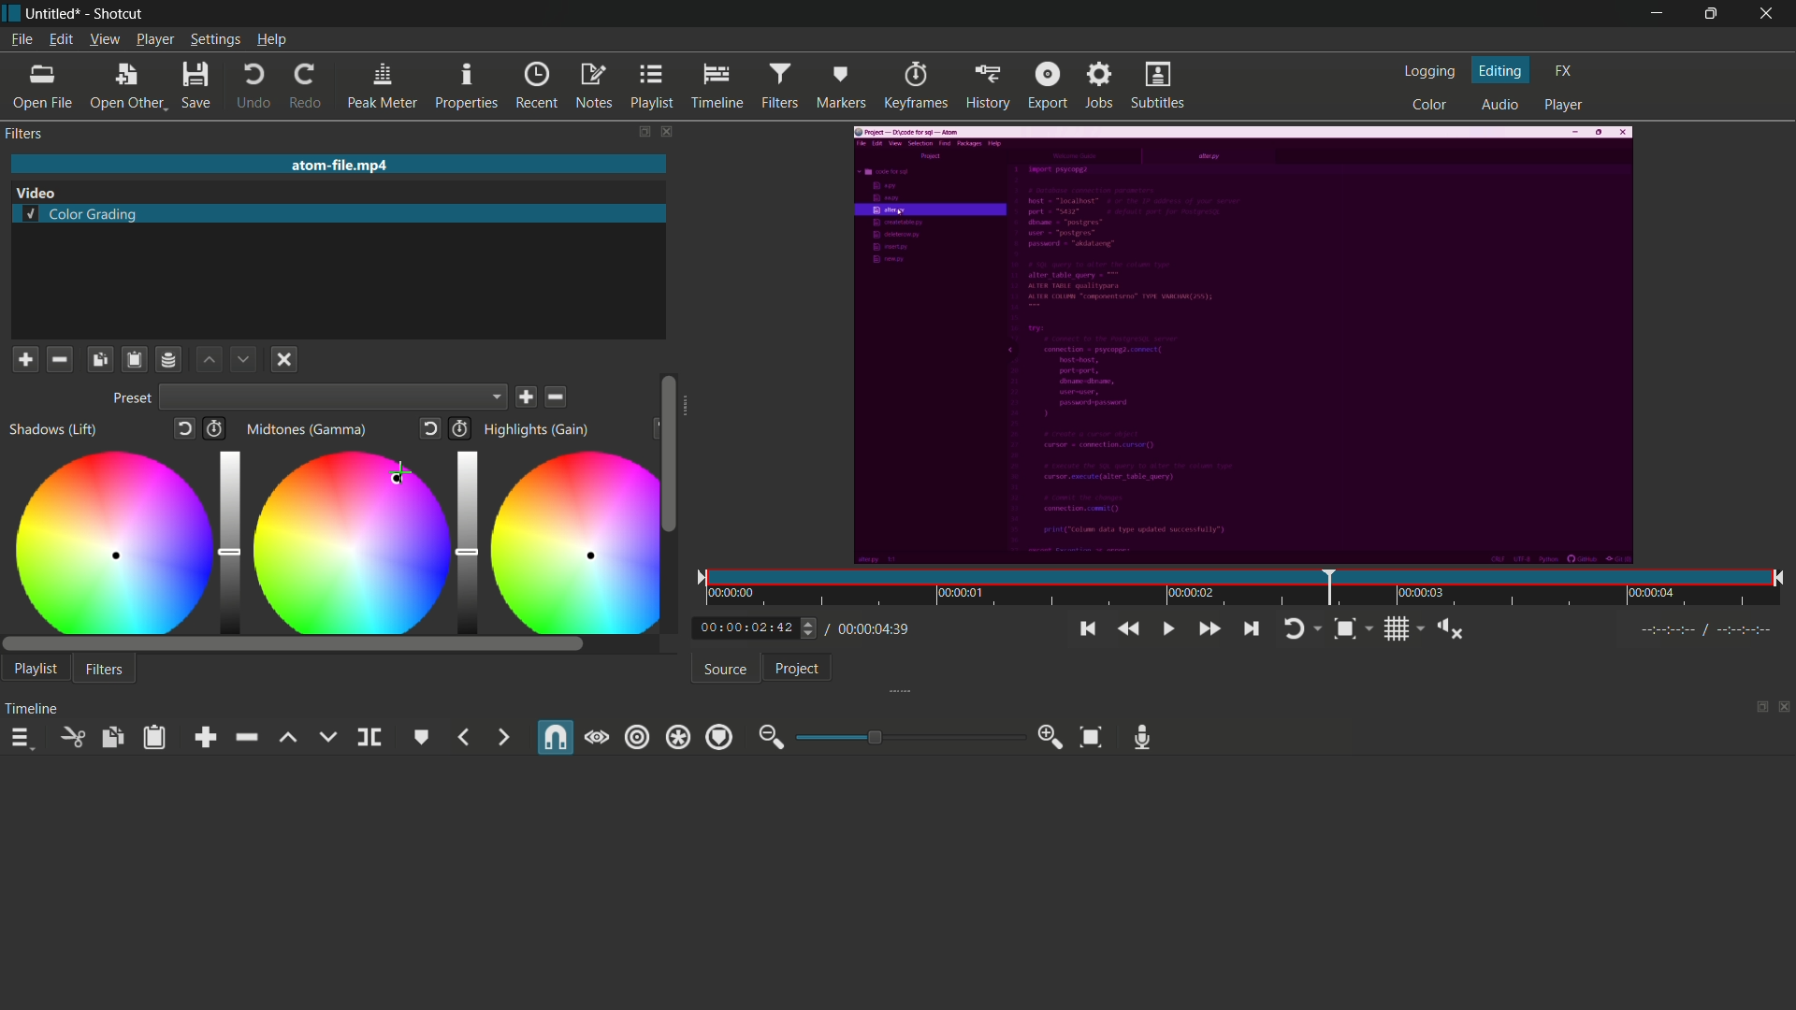  What do you see at coordinates (1169, 629) in the screenshot?
I see `toggle play or pause` at bounding box center [1169, 629].